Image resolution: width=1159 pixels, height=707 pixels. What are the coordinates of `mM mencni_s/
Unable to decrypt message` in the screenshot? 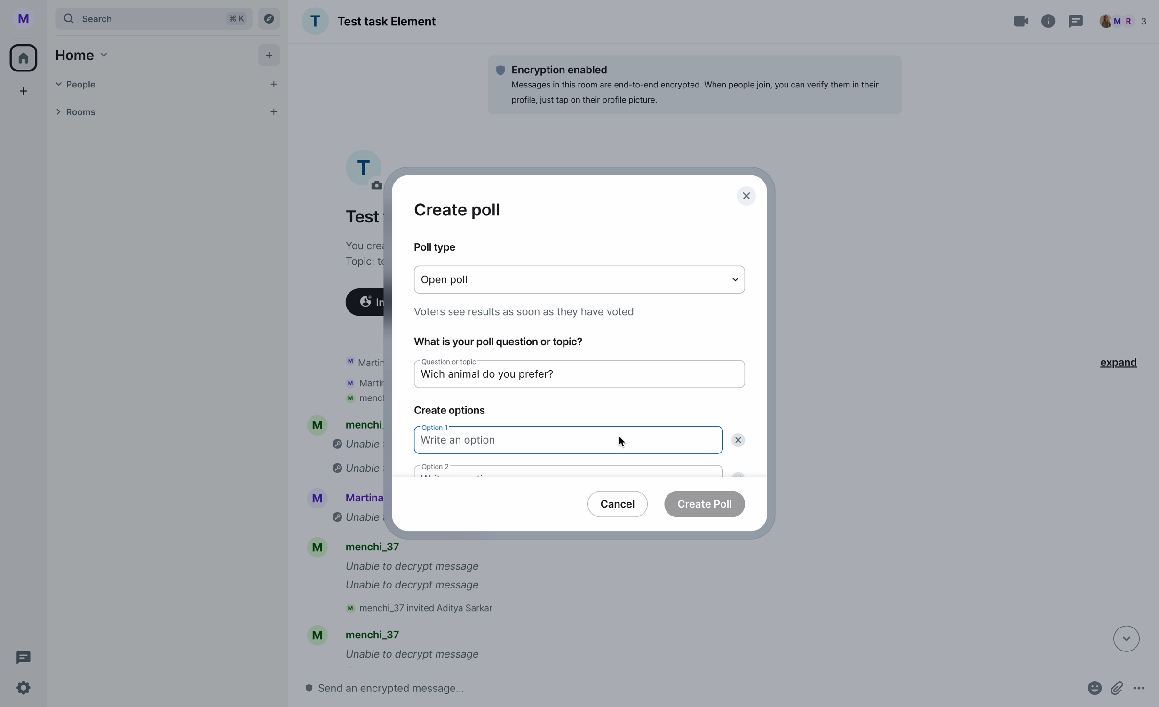 It's located at (393, 646).